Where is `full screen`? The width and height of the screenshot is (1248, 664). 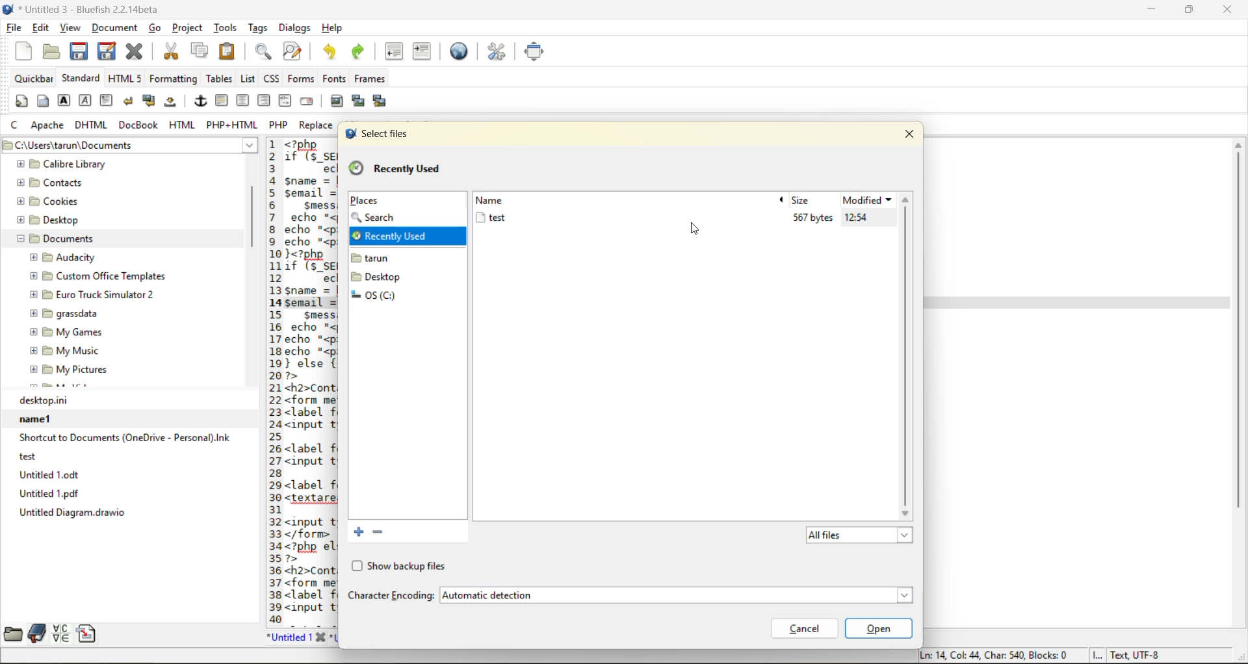
full screen is located at coordinates (536, 51).